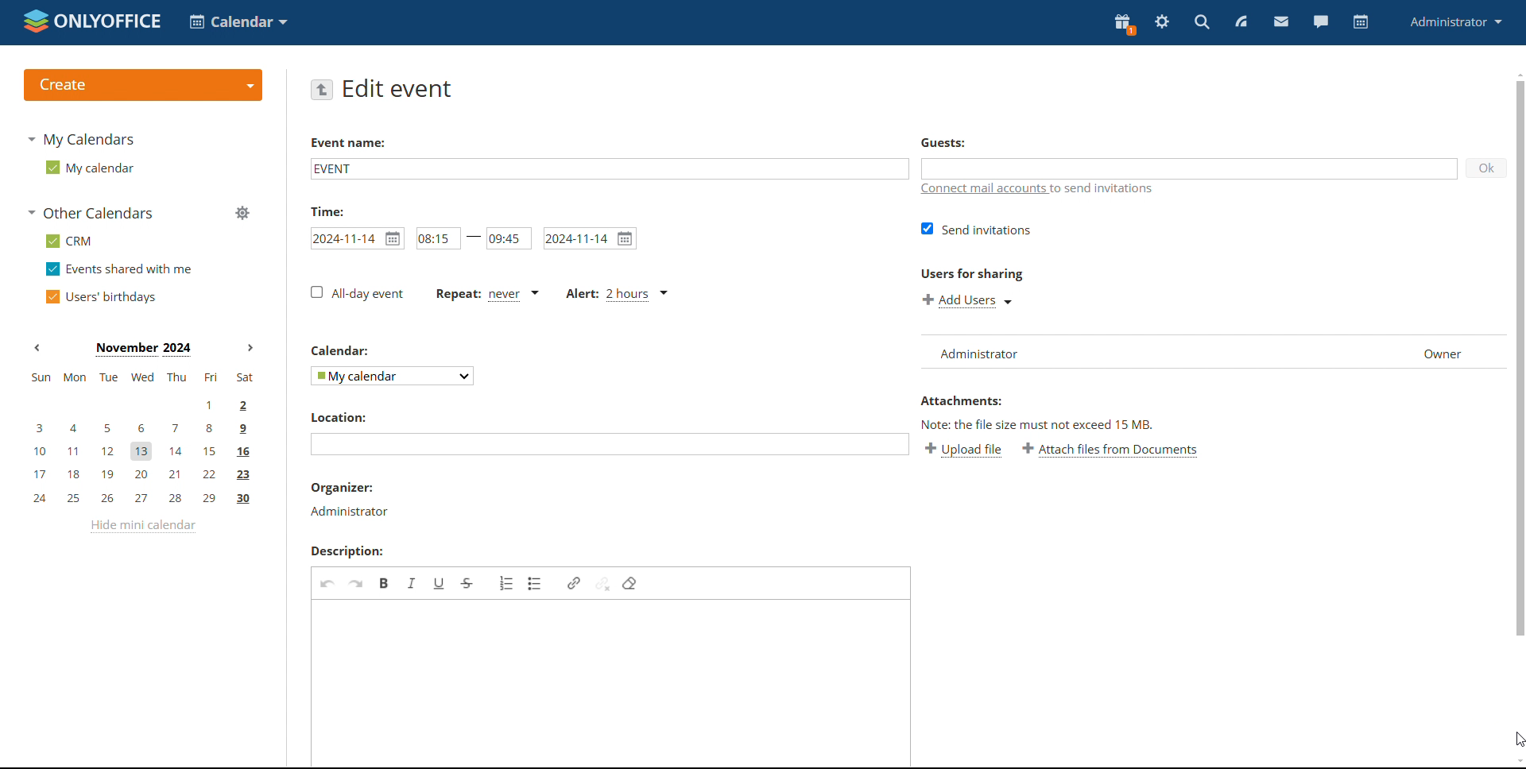  Describe the element at coordinates (141, 526) in the screenshot. I see `hide mini calendar` at that location.